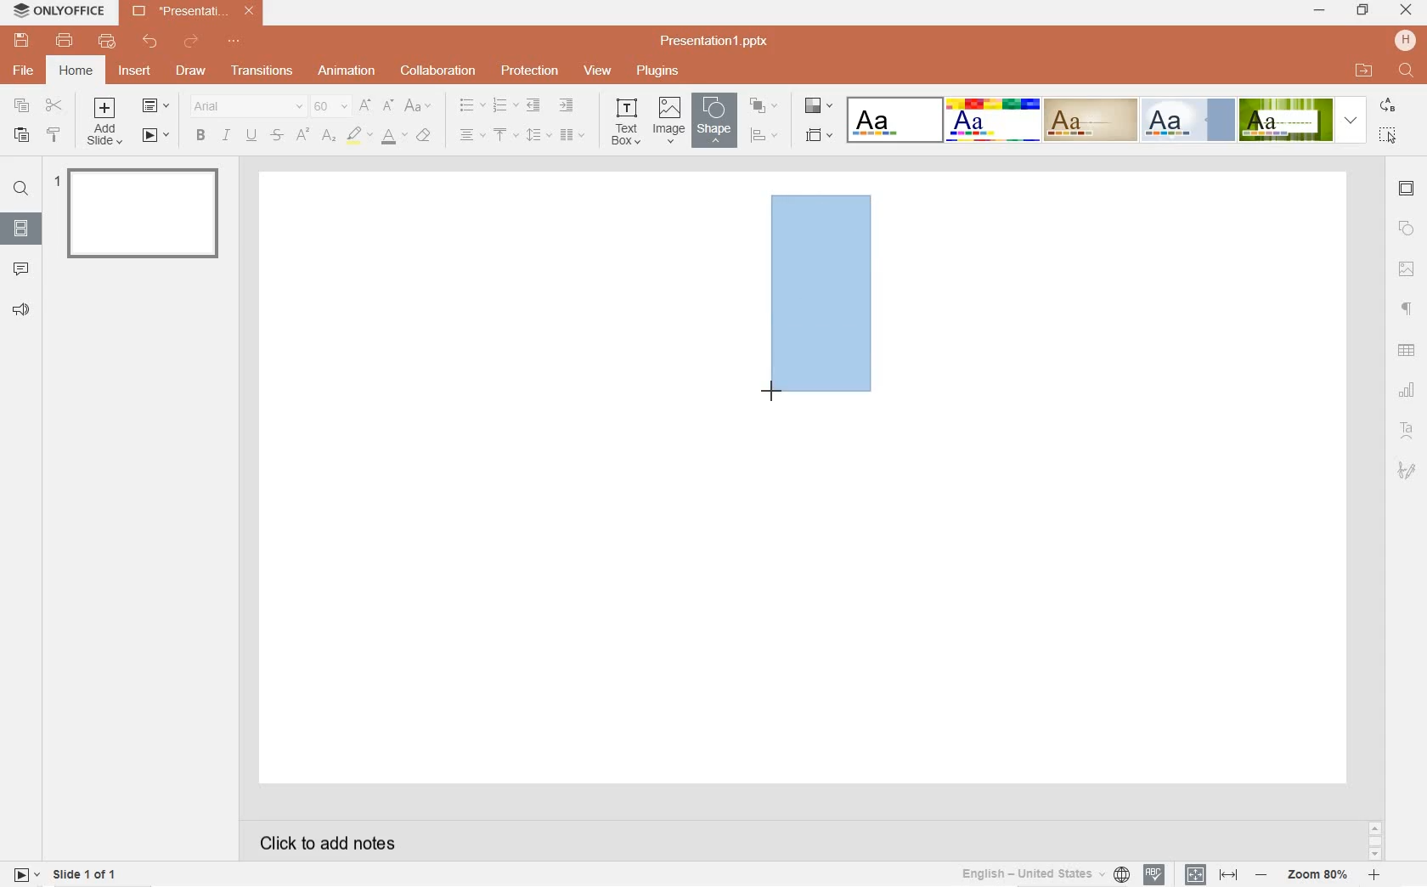  What do you see at coordinates (1153, 875) in the screenshot?
I see `spell checking` at bounding box center [1153, 875].